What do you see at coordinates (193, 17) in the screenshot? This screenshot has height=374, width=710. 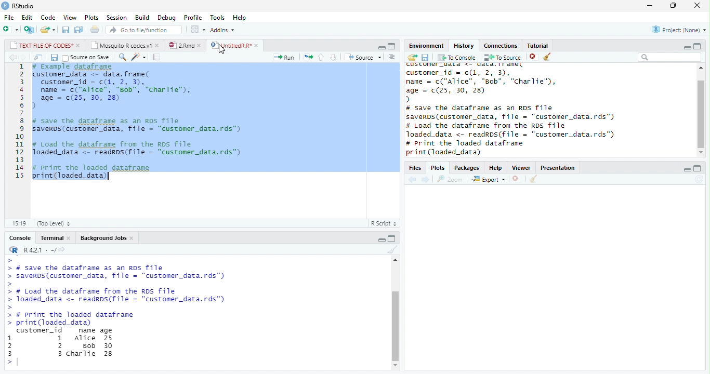 I see `Profile` at bounding box center [193, 17].